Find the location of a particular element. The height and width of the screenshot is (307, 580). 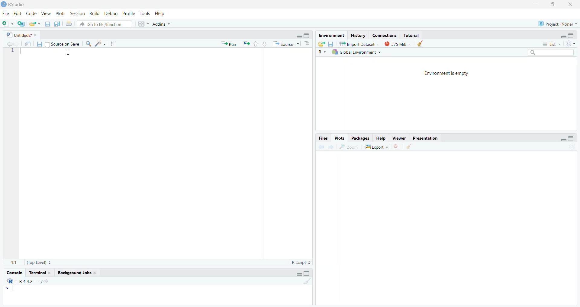

save current document is located at coordinates (47, 24).